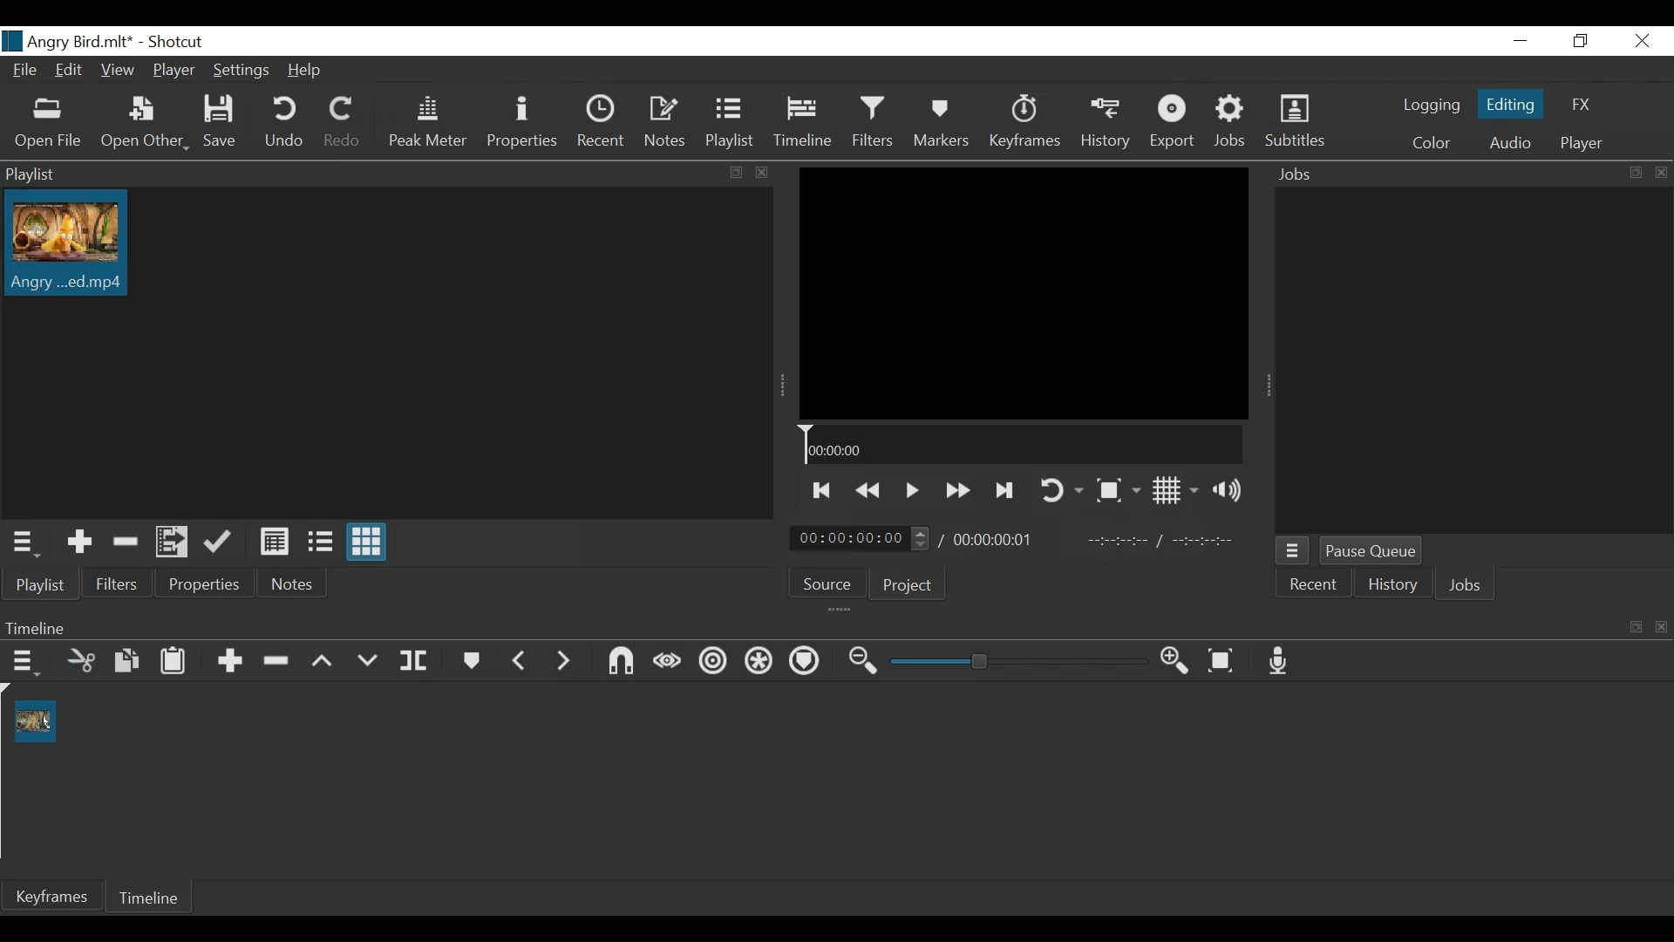  I want to click on Project, so click(907, 585).